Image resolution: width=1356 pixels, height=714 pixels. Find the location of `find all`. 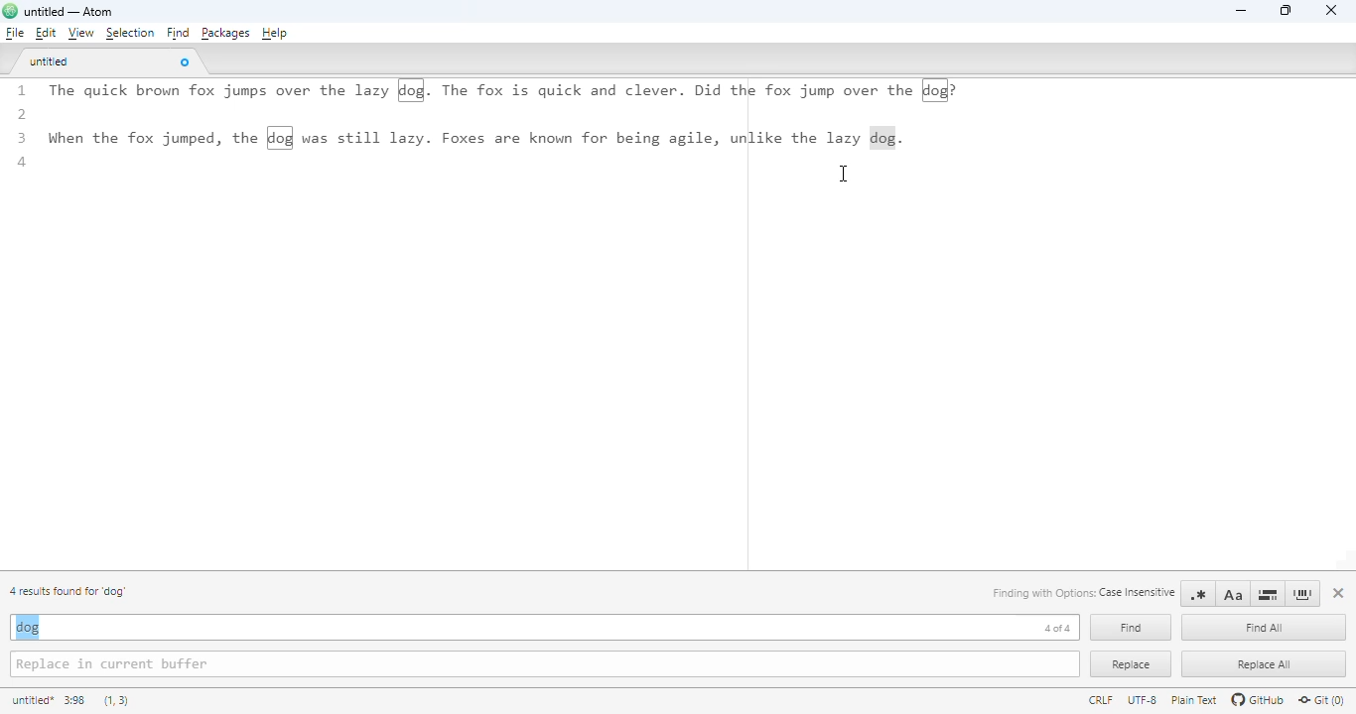

find all is located at coordinates (1265, 628).